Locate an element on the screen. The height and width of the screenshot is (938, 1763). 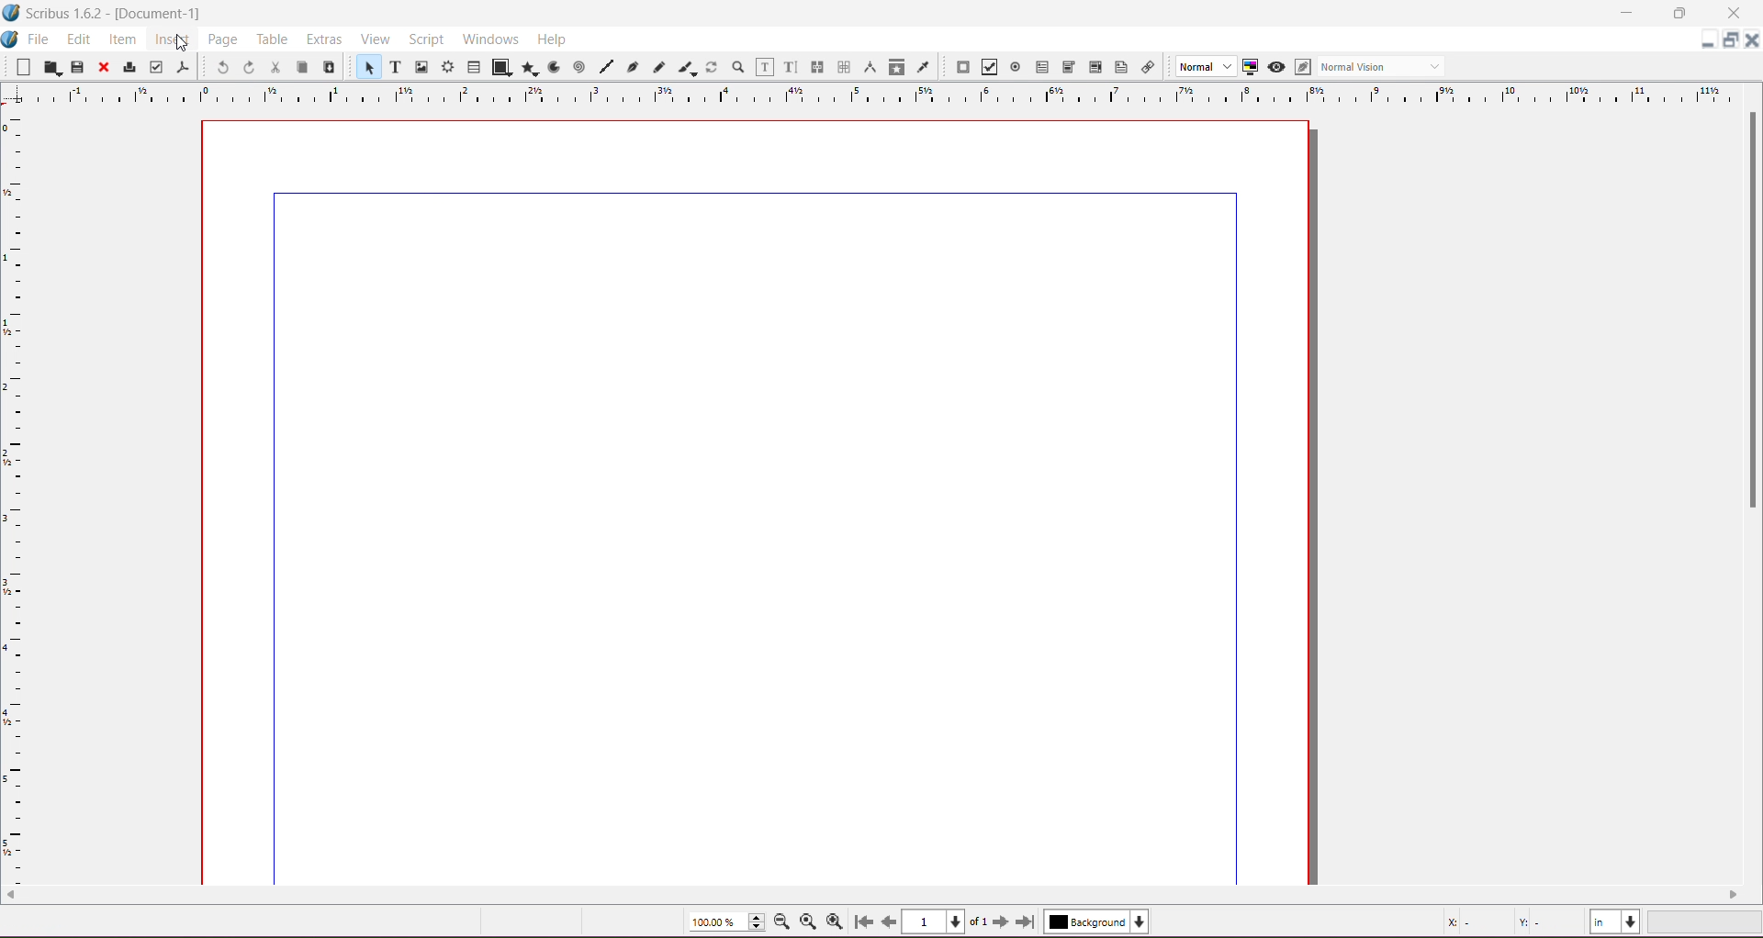
PDF Radio Button is located at coordinates (1016, 67).